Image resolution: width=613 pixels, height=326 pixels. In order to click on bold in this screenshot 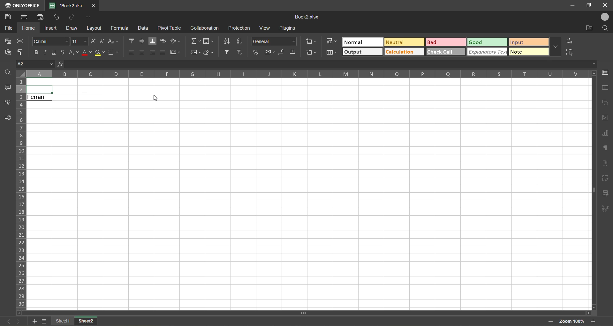, I will do `click(35, 52)`.